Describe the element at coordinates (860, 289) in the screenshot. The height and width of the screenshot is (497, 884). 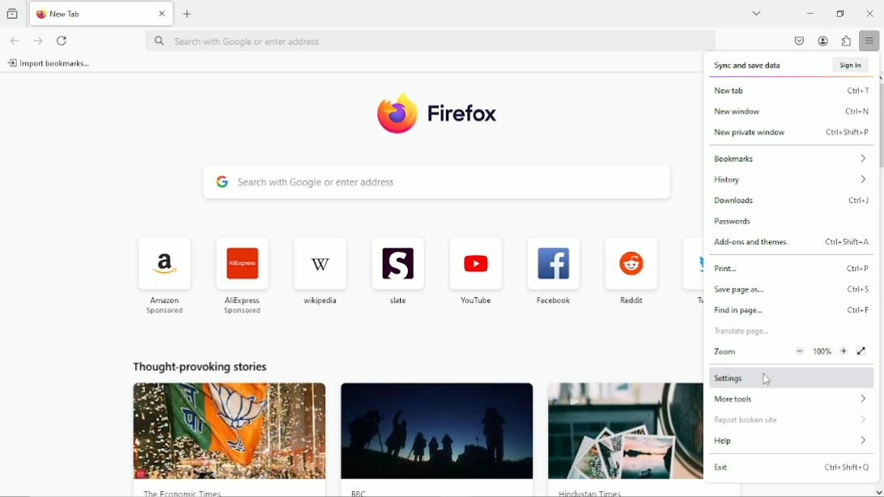
I see `Shortcut keys` at that location.